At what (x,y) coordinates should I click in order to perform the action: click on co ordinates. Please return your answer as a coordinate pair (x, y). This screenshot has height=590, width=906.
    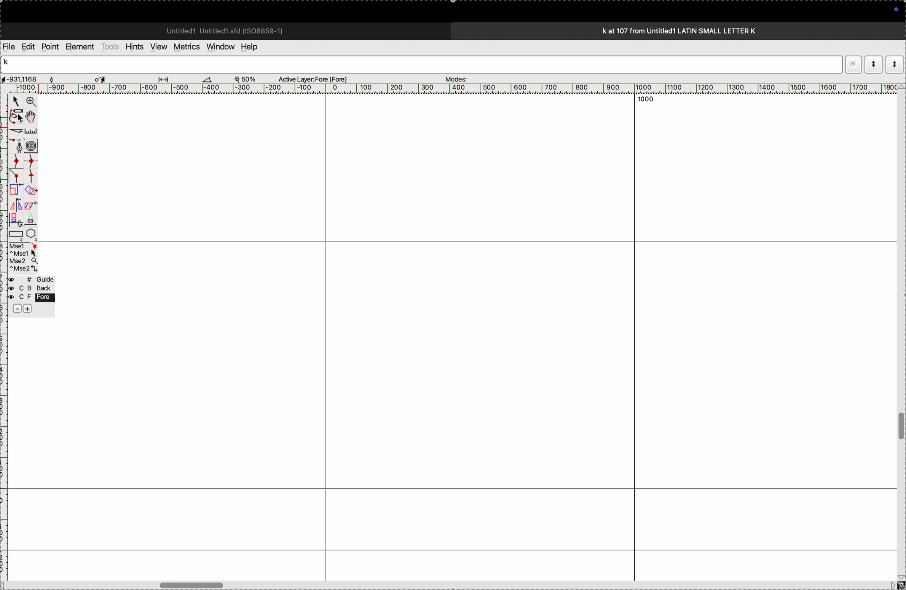
    Looking at the image, I should click on (27, 77).